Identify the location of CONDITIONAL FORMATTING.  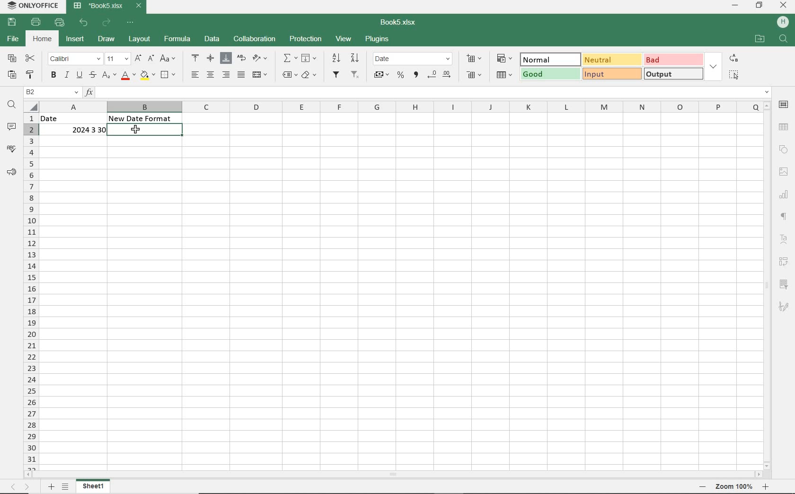
(503, 59).